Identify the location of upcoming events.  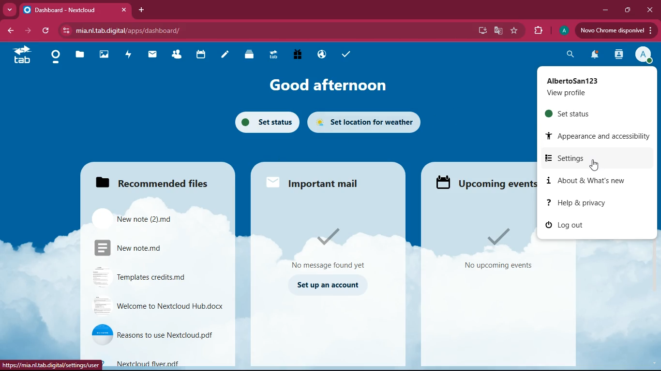
(482, 181).